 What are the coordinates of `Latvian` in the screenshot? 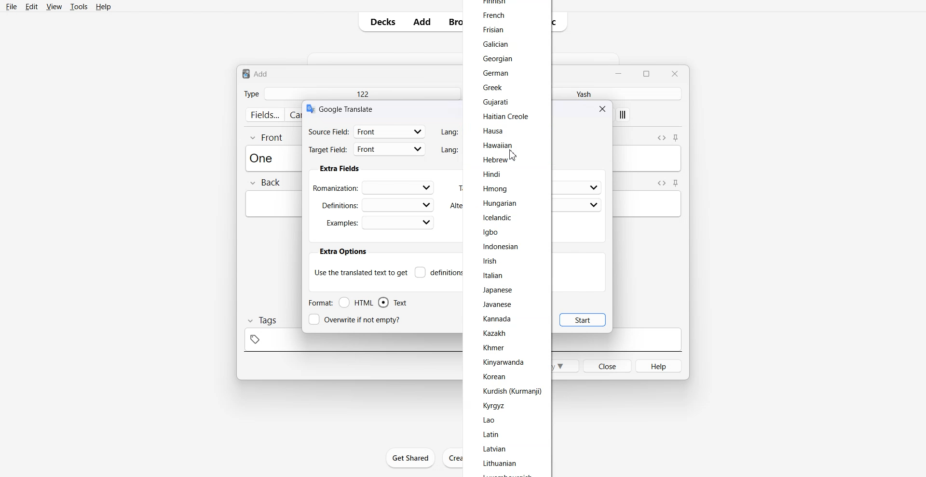 It's located at (496, 449).